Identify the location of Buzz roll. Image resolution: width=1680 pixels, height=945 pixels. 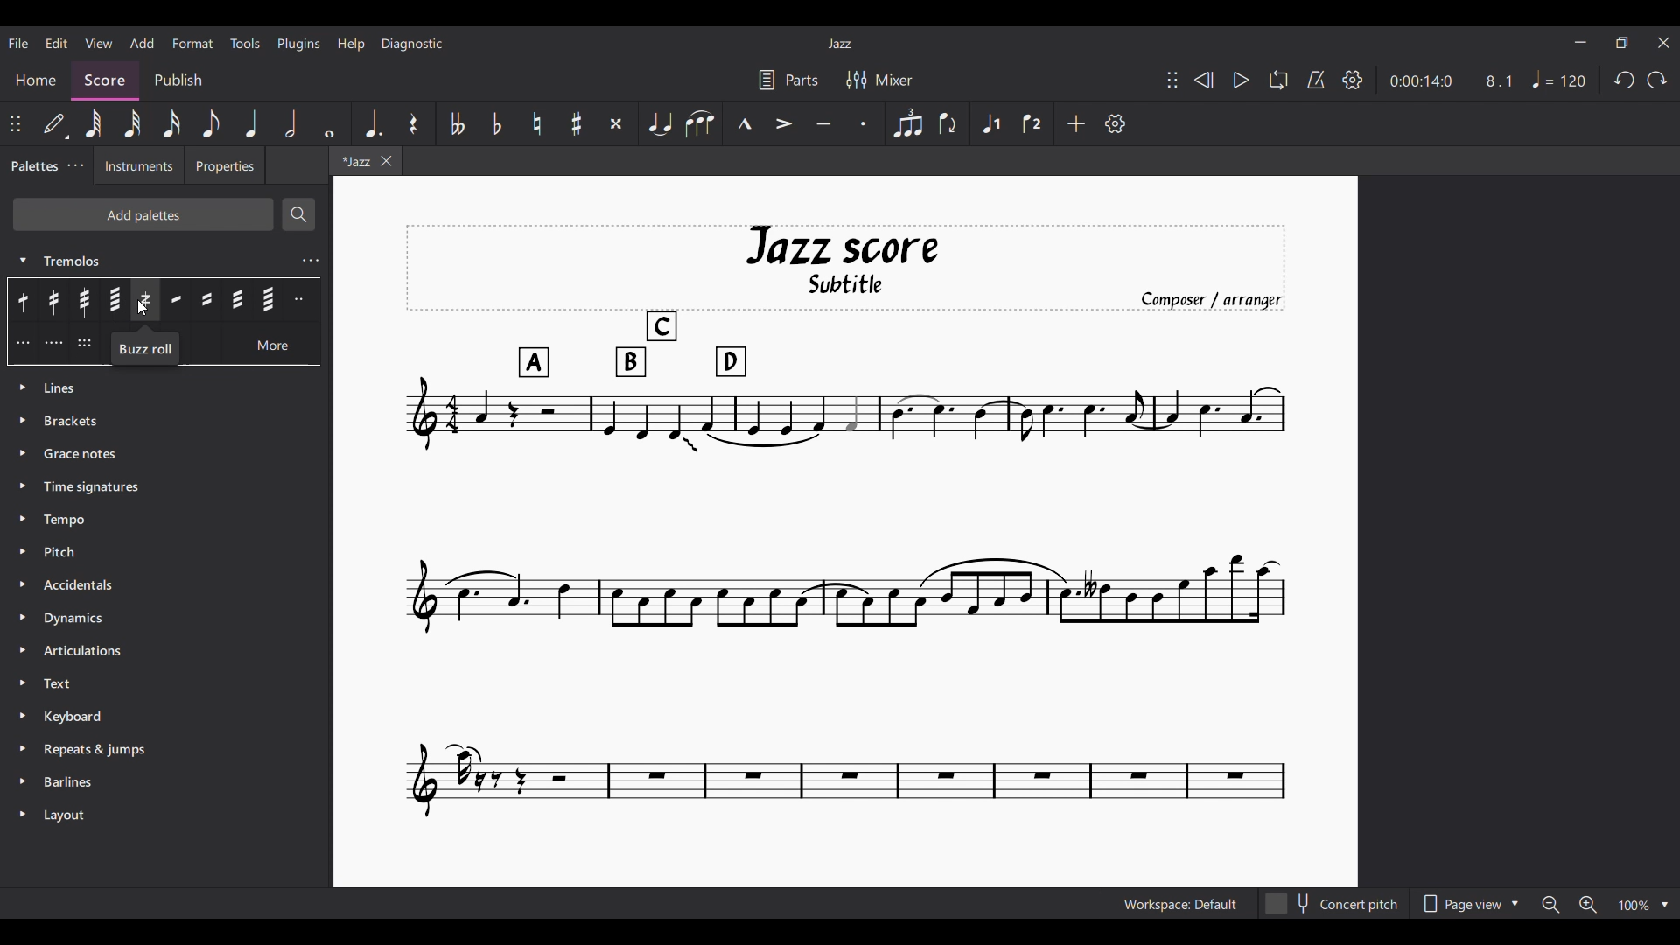
(144, 300).